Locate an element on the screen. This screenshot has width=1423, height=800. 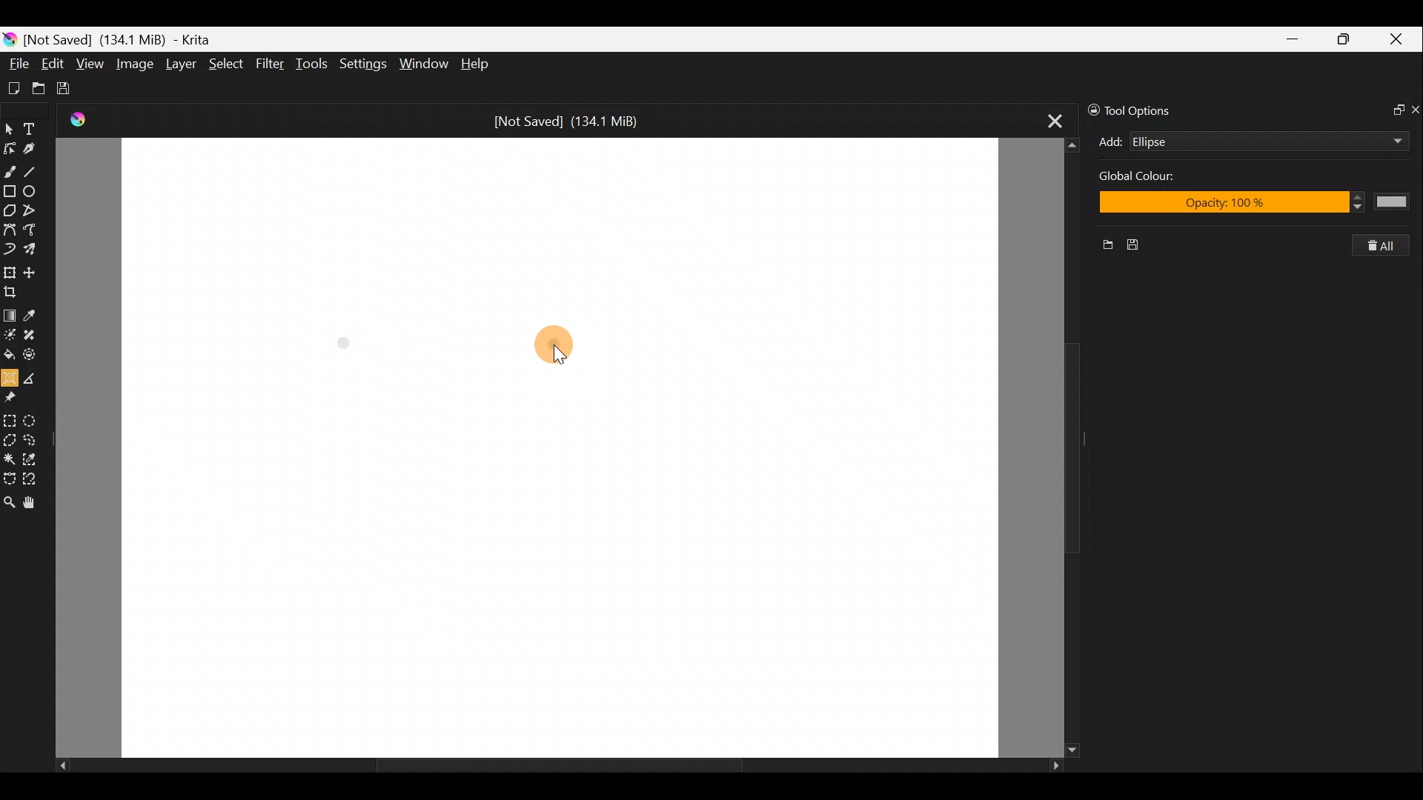
Krita logo is located at coordinates (9, 39).